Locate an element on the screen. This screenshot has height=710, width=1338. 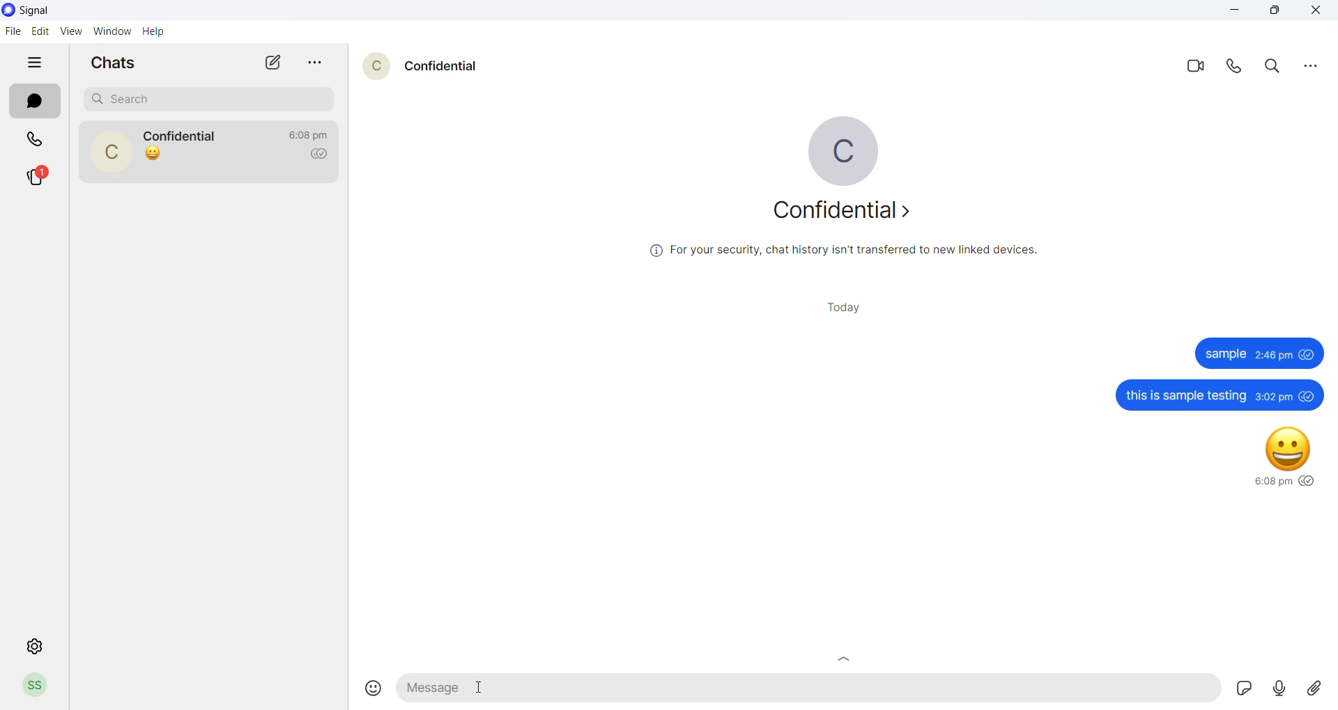
close is located at coordinates (1316, 12).